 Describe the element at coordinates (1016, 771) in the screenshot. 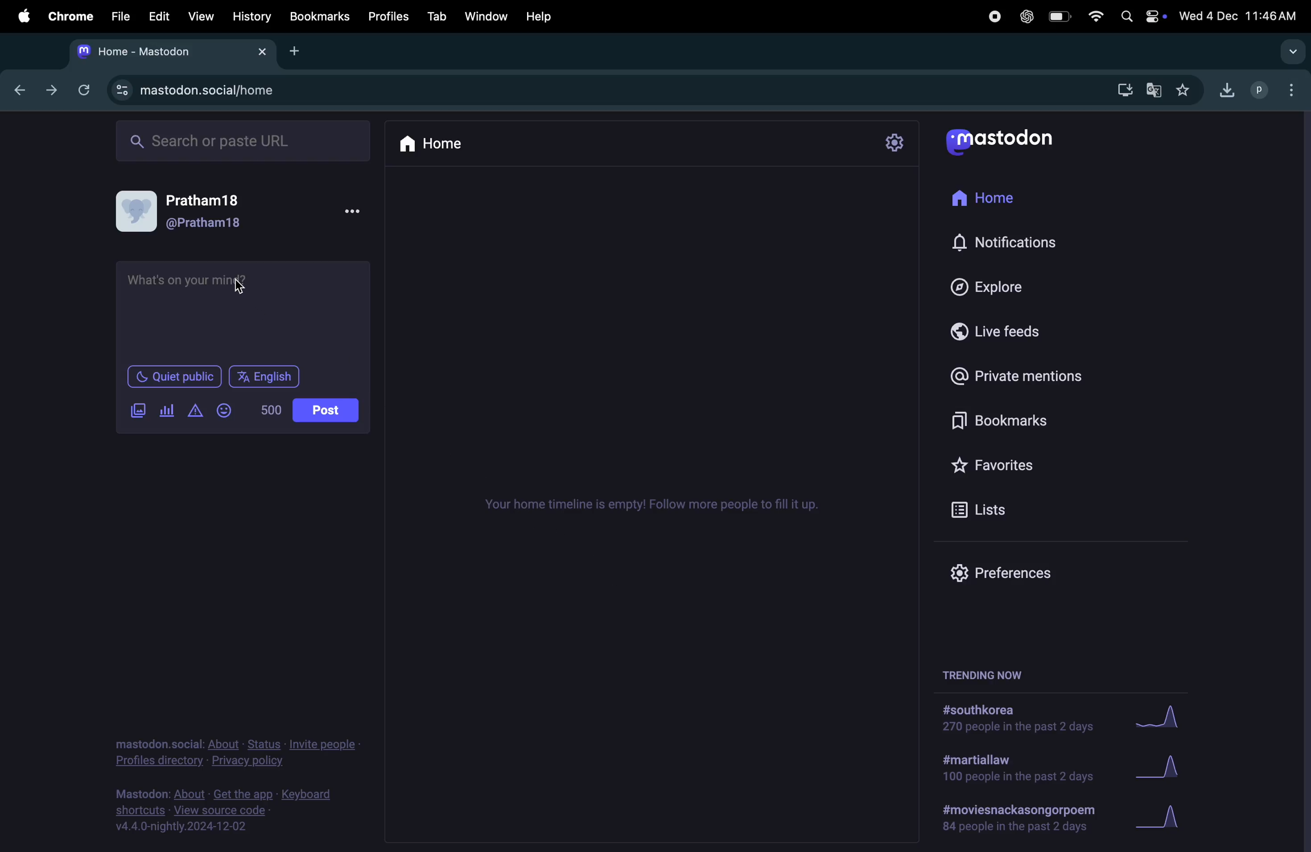

I see `#martiallaw` at that location.